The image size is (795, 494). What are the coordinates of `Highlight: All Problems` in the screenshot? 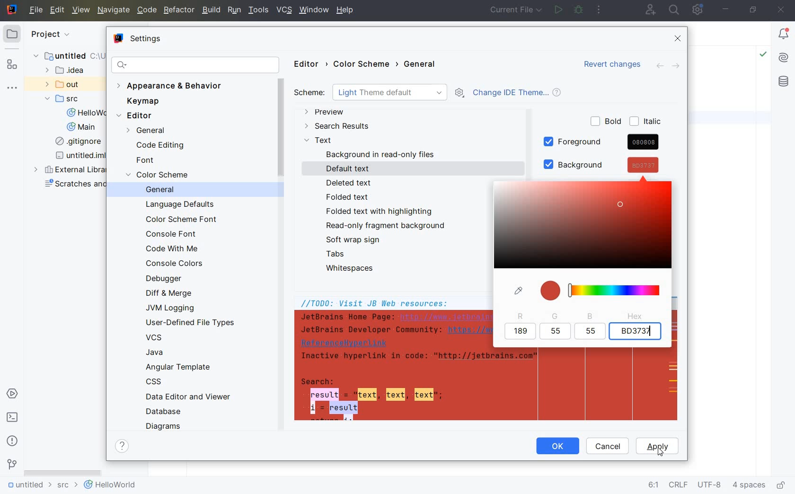 It's located at (763, 55).